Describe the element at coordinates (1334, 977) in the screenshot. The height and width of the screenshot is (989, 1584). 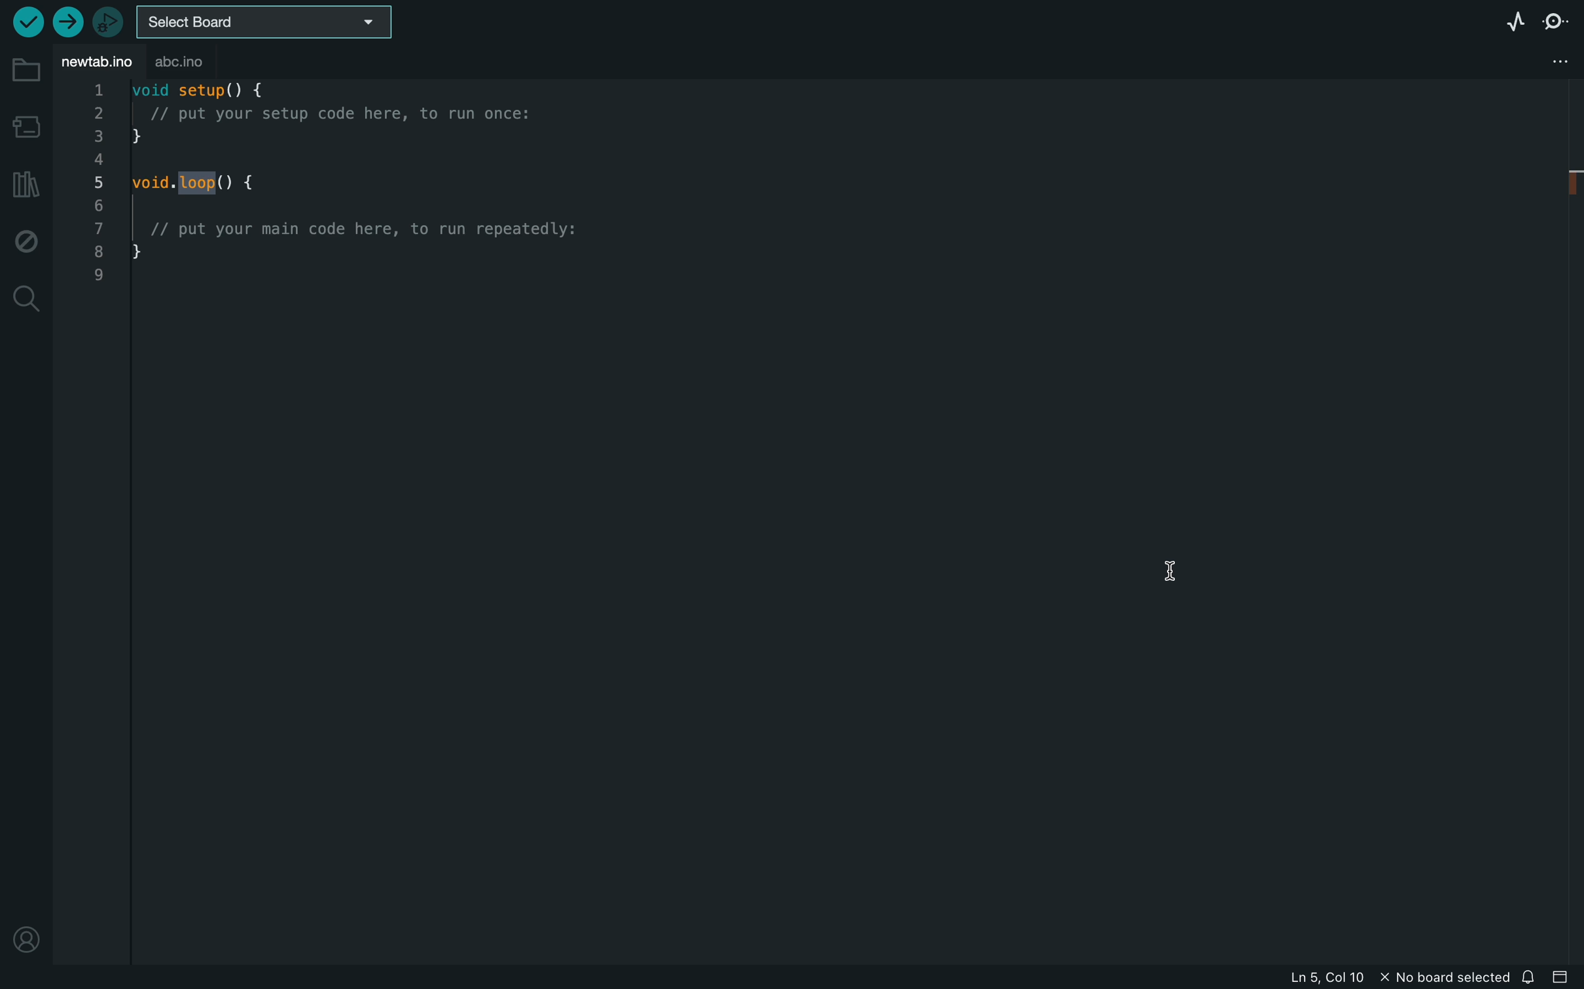
I see `file information` at that location.